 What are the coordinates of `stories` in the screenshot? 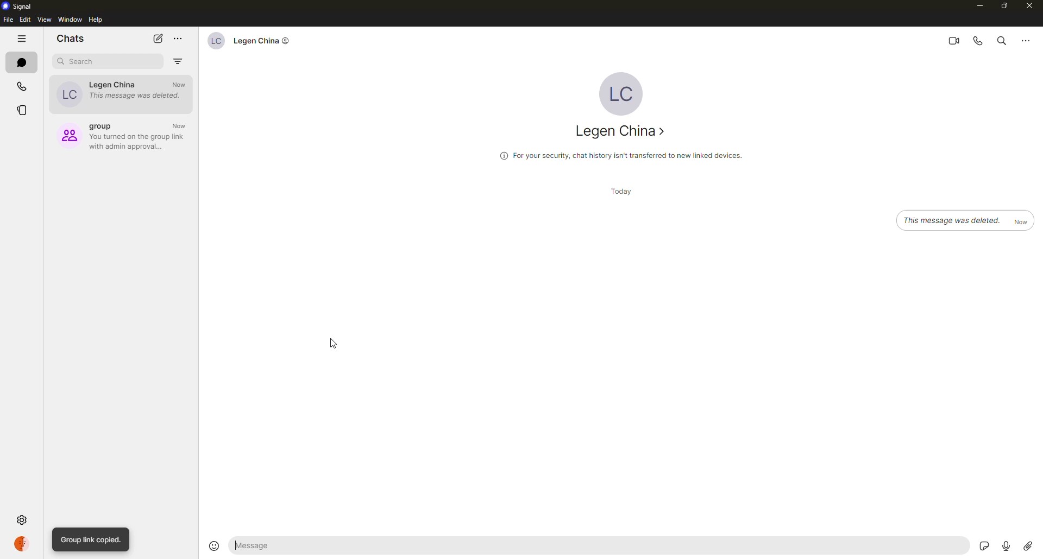 It's located at (21, 112).